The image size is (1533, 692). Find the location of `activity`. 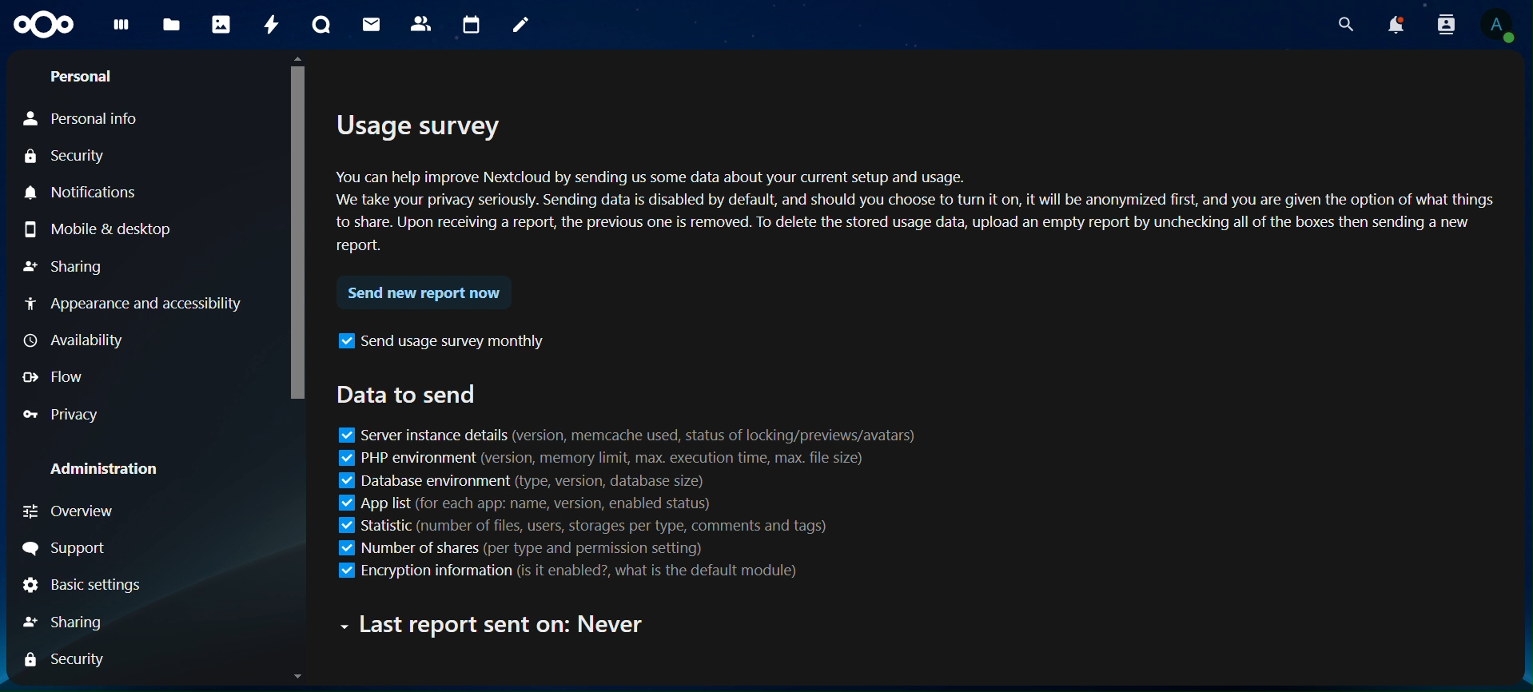

activity is located at coordinates (271, 24).